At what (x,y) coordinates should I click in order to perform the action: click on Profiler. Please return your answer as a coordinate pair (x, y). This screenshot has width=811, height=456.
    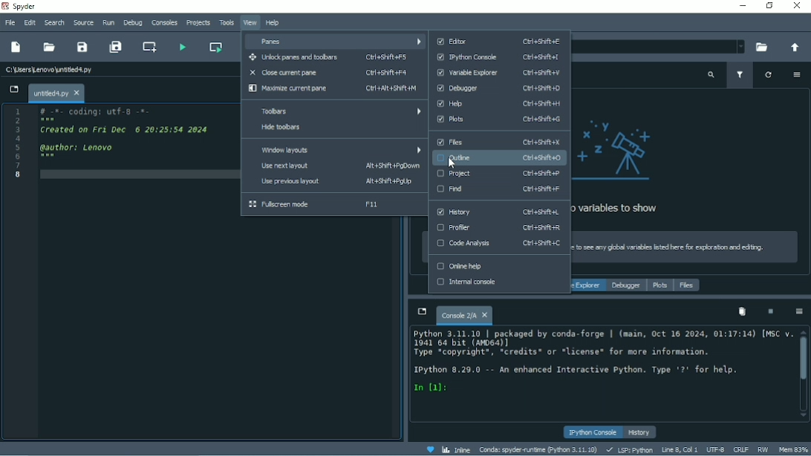
    Looking at the image, I should click on (499, 228).